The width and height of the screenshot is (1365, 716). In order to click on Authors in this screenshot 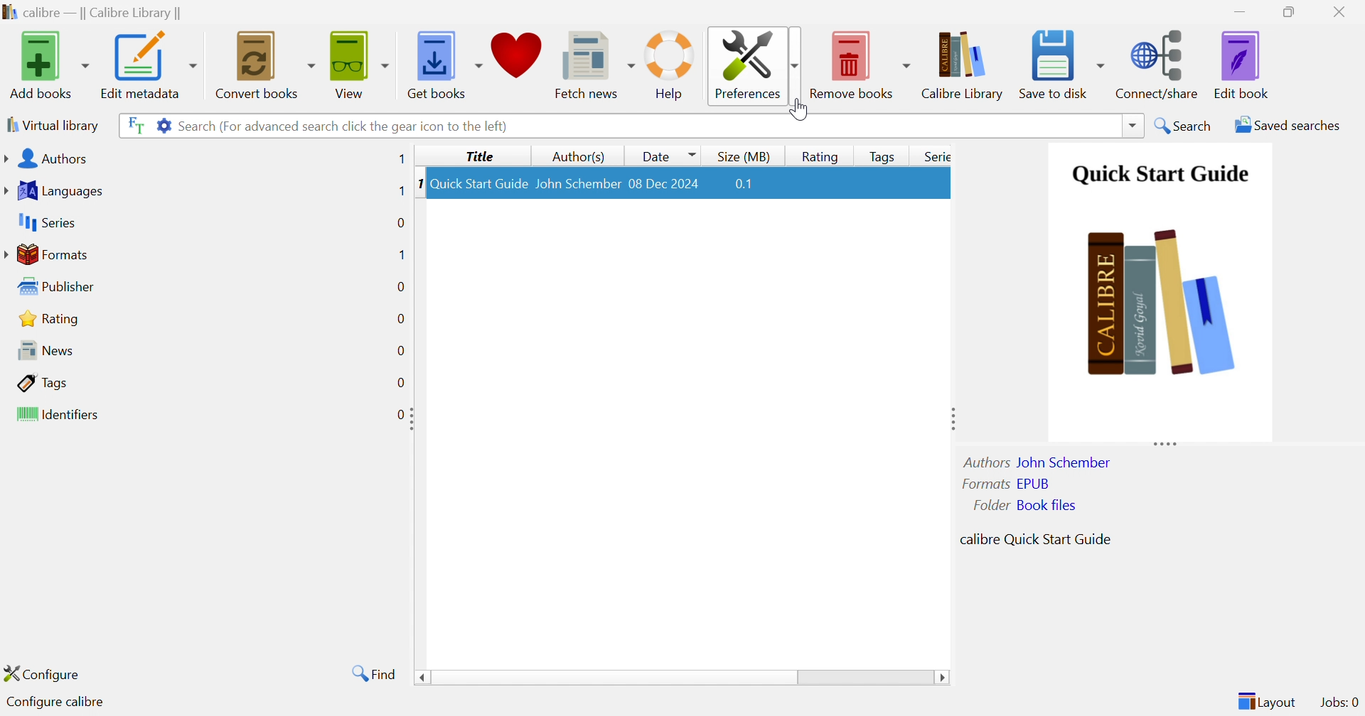, I will do `click(49, 160)`.